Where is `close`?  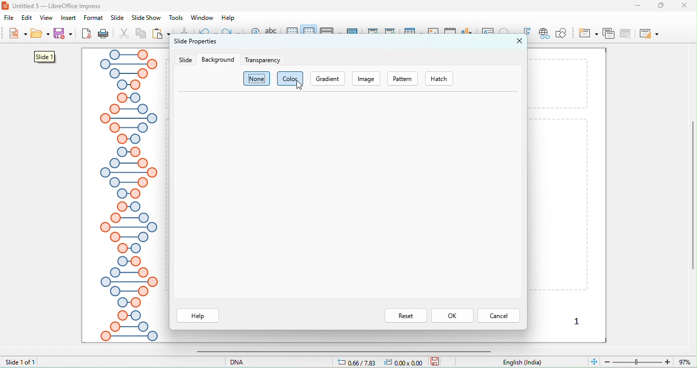 close is located at coordinates (687, 5).